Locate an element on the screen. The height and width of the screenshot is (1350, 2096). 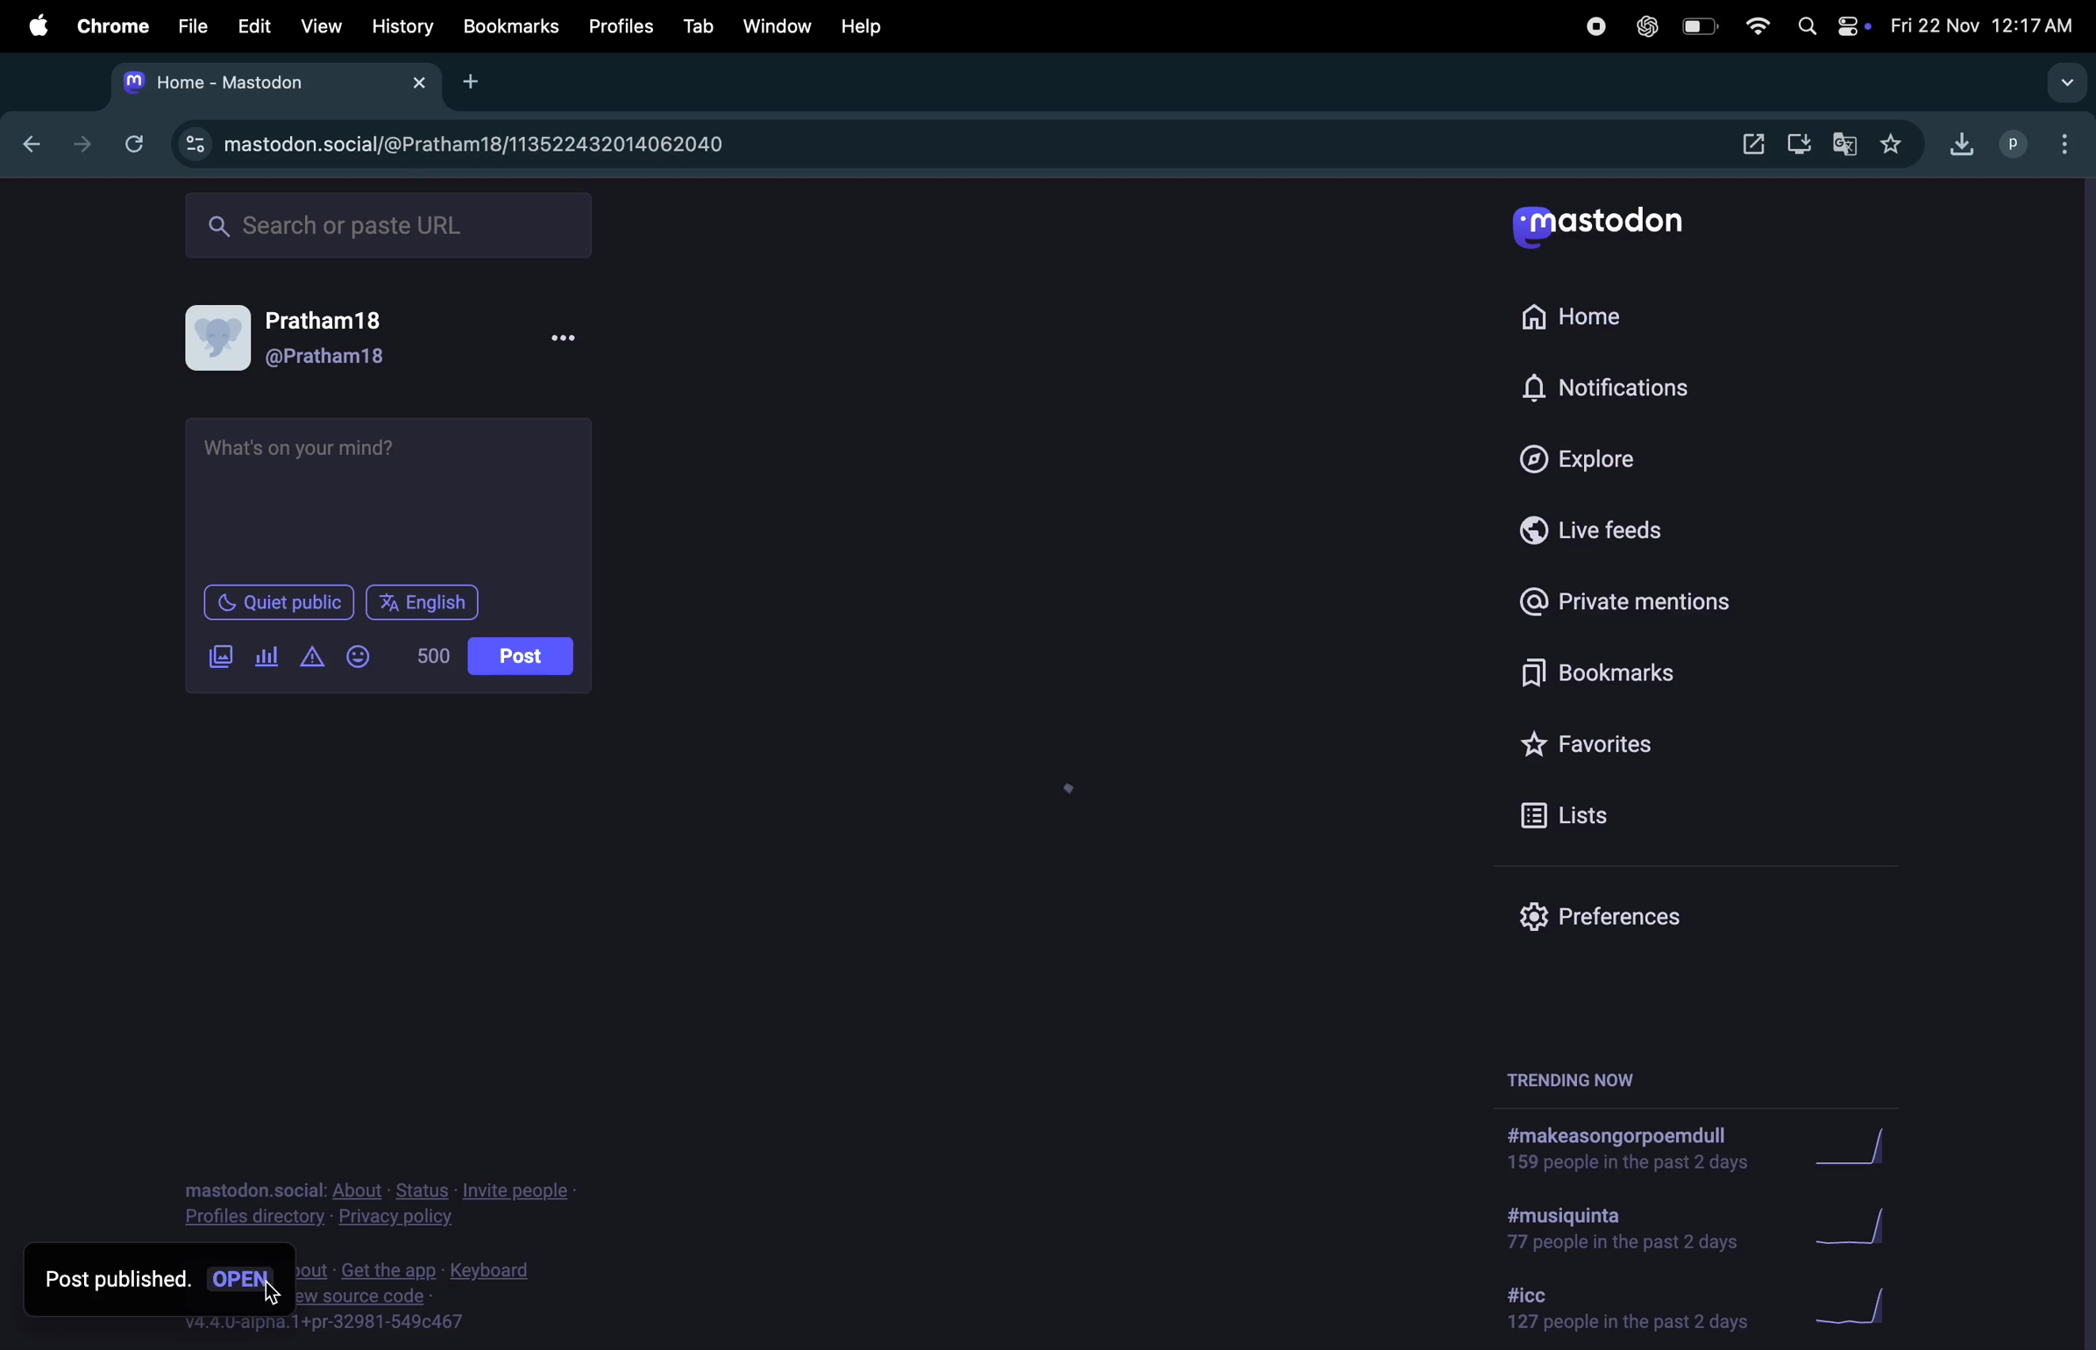
source code is located at coordinates (446, 1297).